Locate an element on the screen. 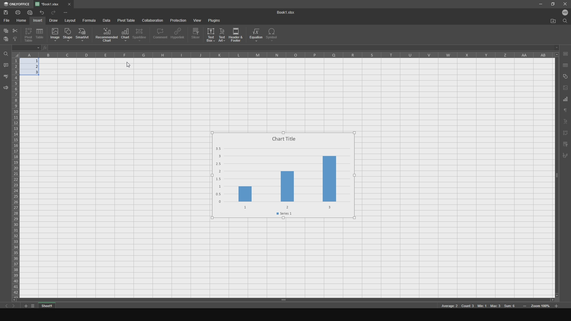 This screenshot has height=321, width=571. comment is located at coordinates (159, 35).